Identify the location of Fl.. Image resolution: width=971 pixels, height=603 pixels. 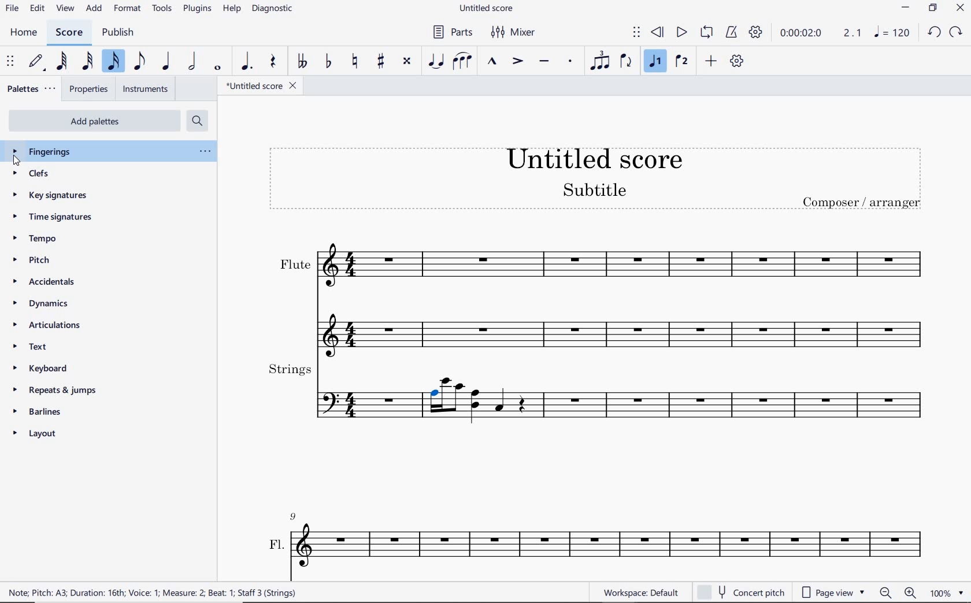
(600, 536).